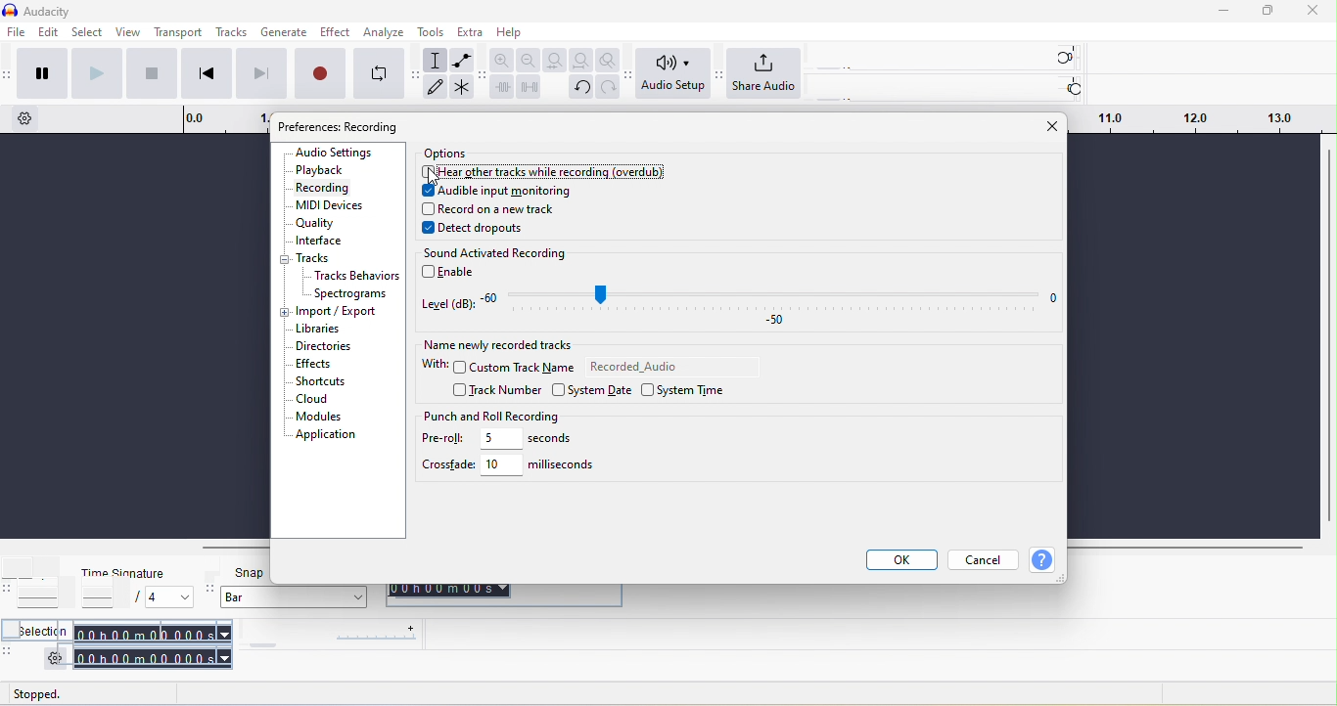 The width and height of the screenshot is (1337, 706). What do you see at coordinates (136, 587) in the screenshot?
I see `time signature` at bounding box center [136, 587].